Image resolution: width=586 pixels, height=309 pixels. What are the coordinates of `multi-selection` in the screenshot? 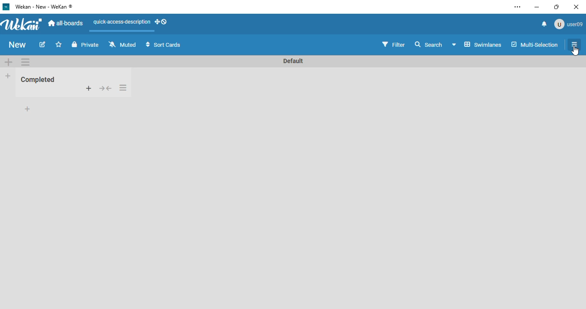 It's located at (537, 45).